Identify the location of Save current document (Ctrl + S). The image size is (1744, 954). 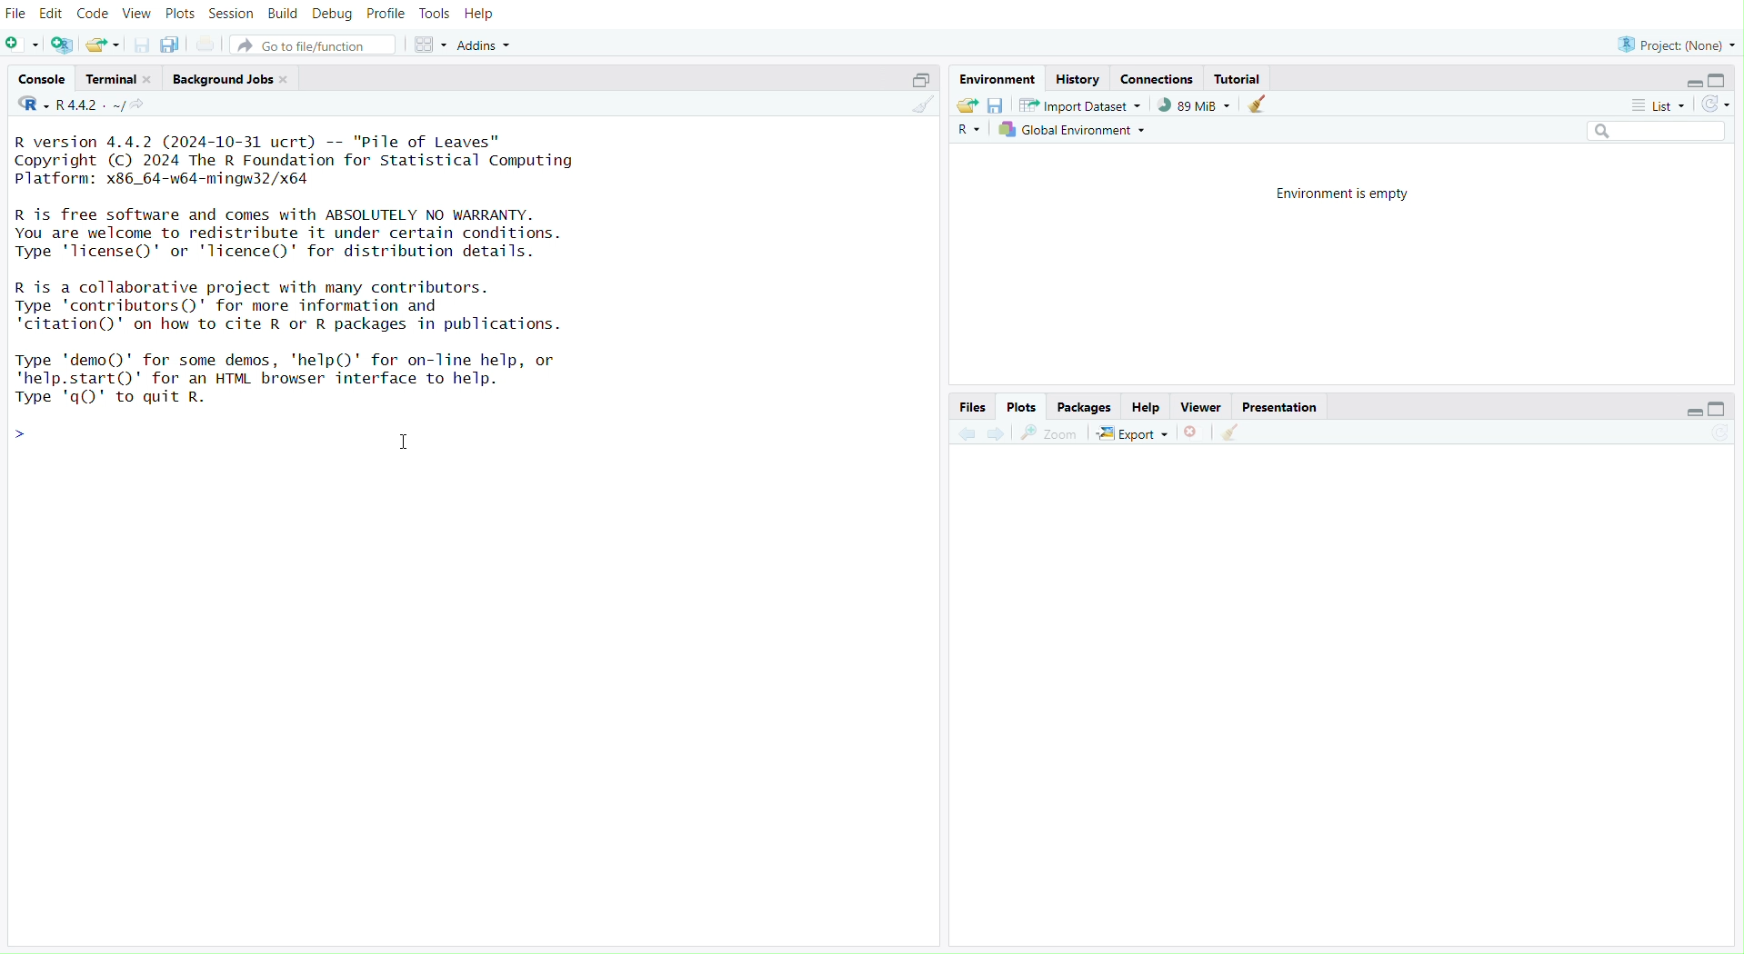
(144, 44).